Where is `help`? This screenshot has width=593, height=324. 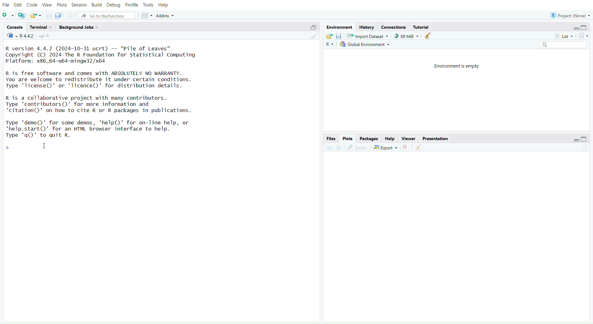
help is located at coordinates (164, 5).